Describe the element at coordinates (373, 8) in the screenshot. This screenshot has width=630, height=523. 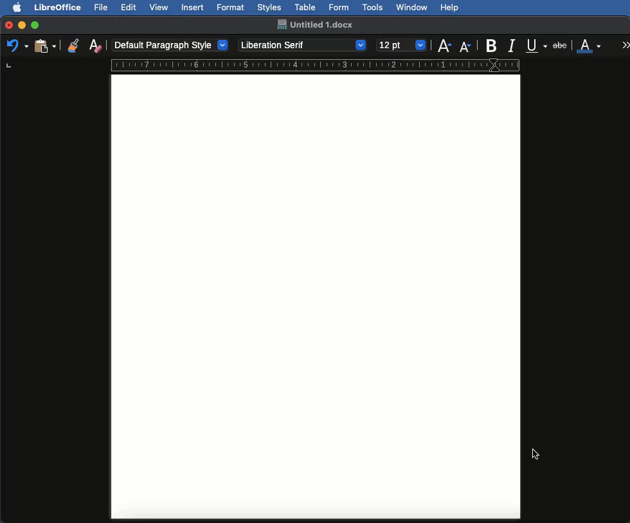
I see `Tools` at that location.